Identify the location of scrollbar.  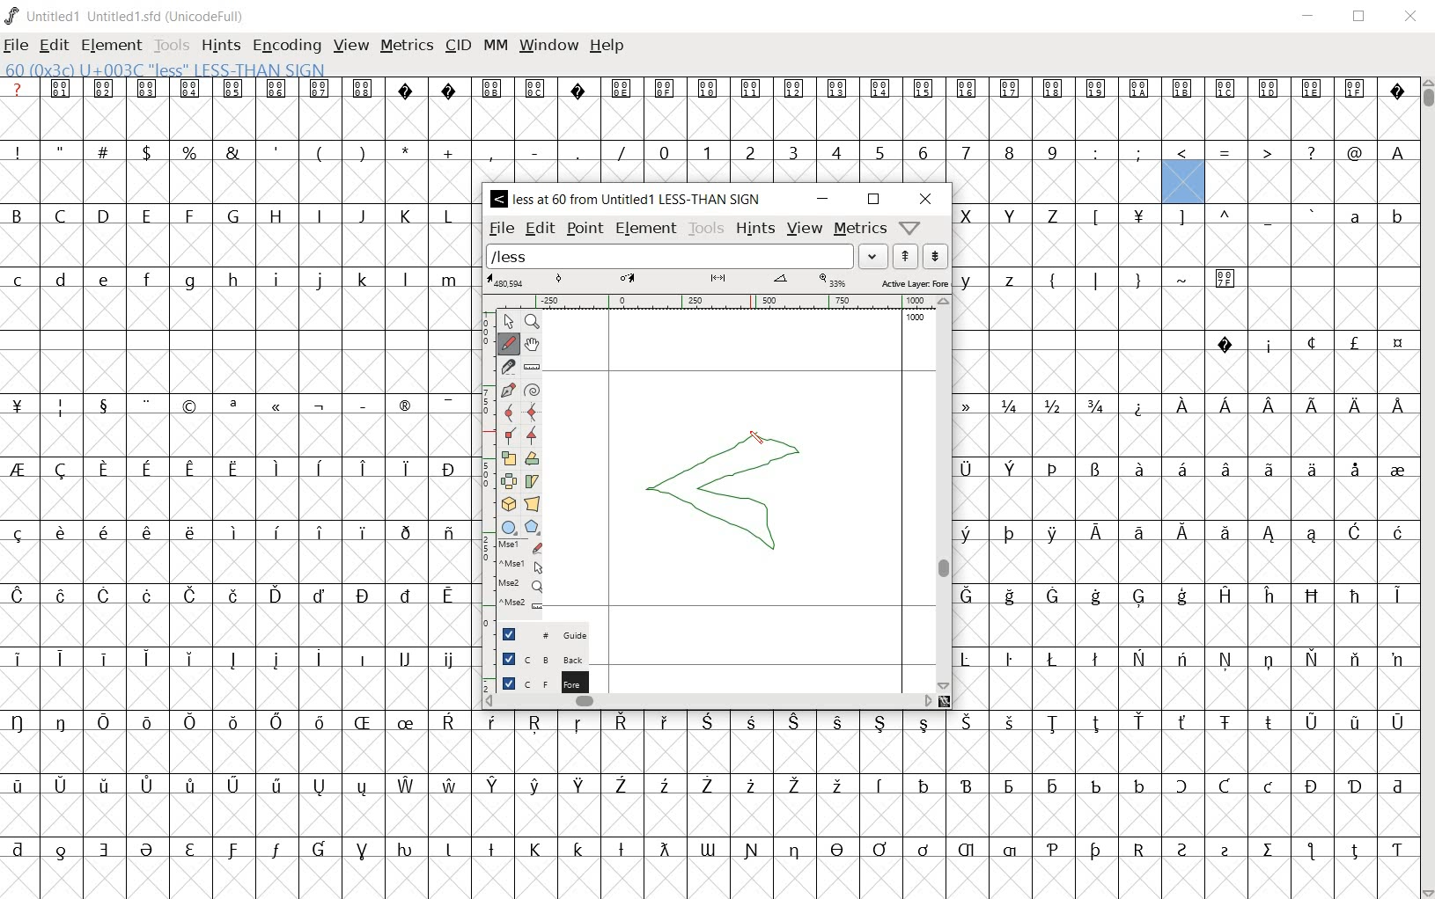
(1426, 486).